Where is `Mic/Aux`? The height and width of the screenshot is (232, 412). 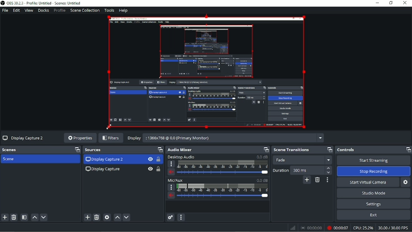 Mic/Aux is located at coordinates (176, 180).